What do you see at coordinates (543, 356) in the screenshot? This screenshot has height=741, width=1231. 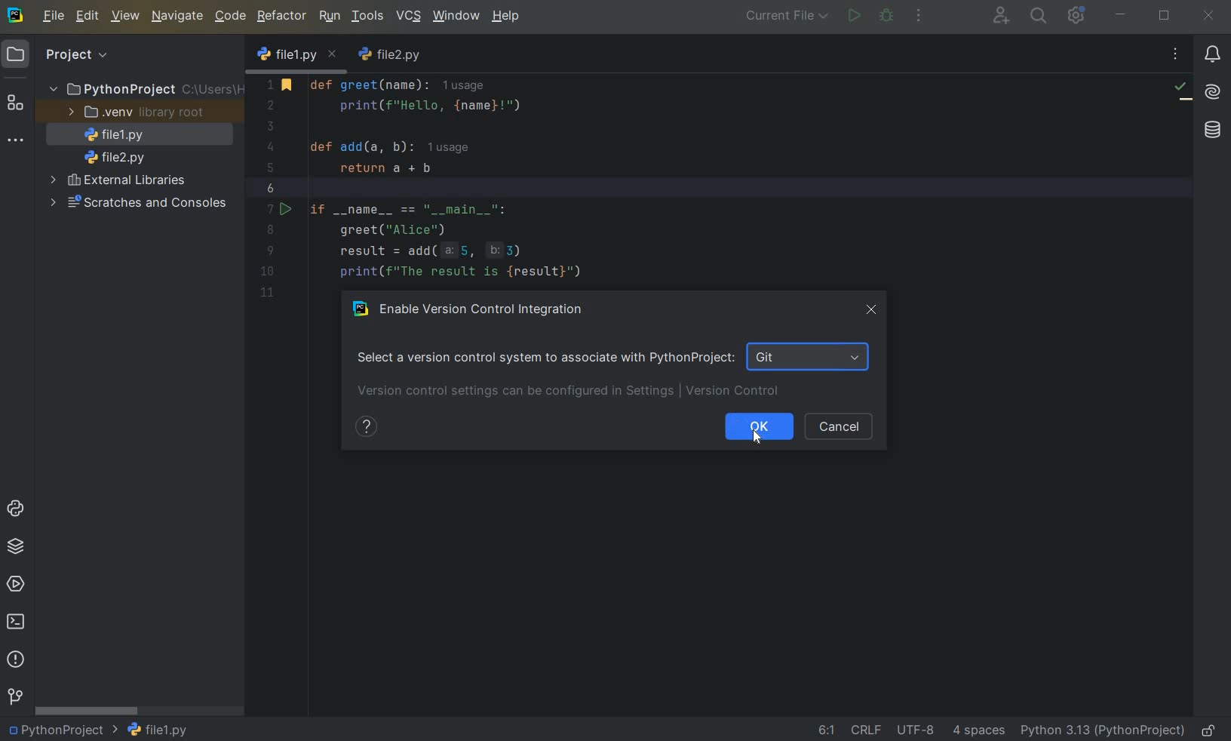 I see `select a version control system to associate with PythonProject` at bounding box center [543, 356].